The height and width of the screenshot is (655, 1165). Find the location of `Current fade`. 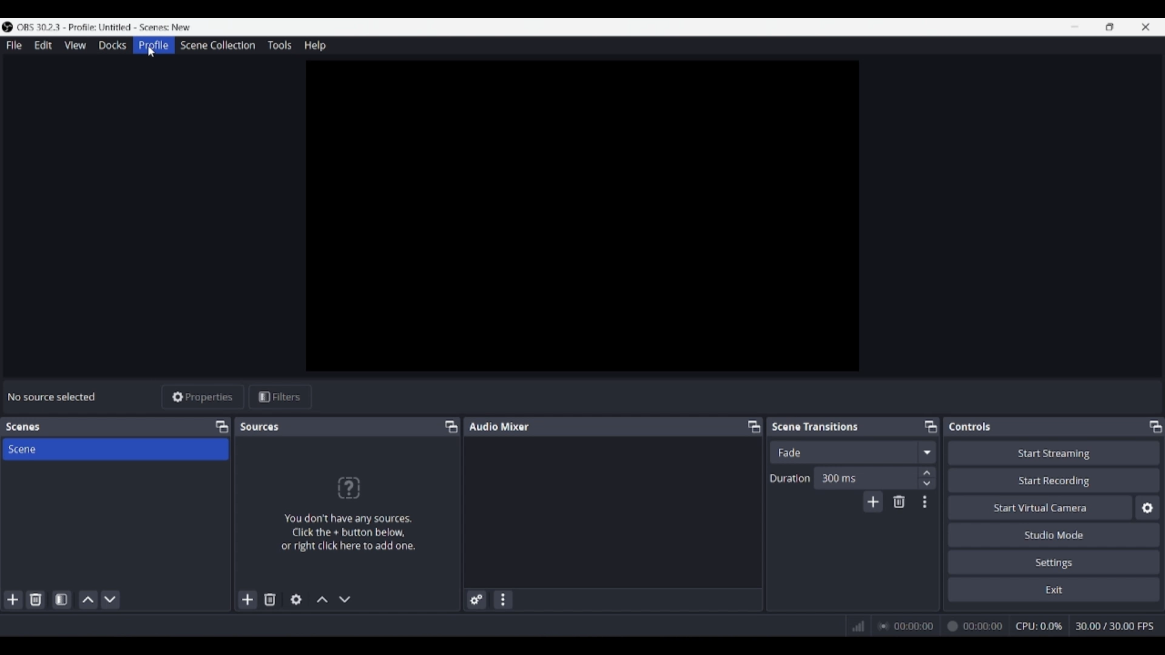

Current fade is located at coordinates (843, 452).